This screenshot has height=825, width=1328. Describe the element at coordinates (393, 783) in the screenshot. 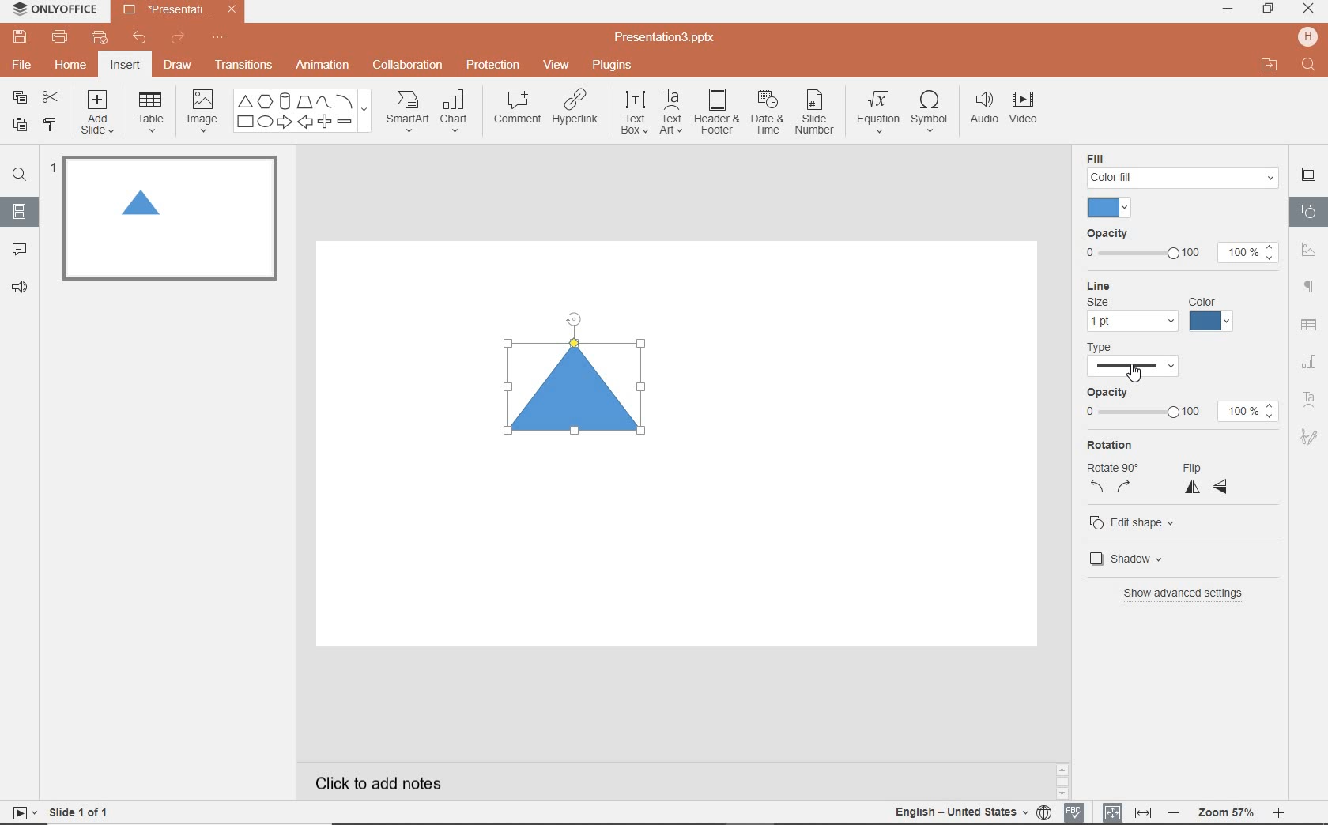

I see `CLICK TO ADD NOTES` at that location.